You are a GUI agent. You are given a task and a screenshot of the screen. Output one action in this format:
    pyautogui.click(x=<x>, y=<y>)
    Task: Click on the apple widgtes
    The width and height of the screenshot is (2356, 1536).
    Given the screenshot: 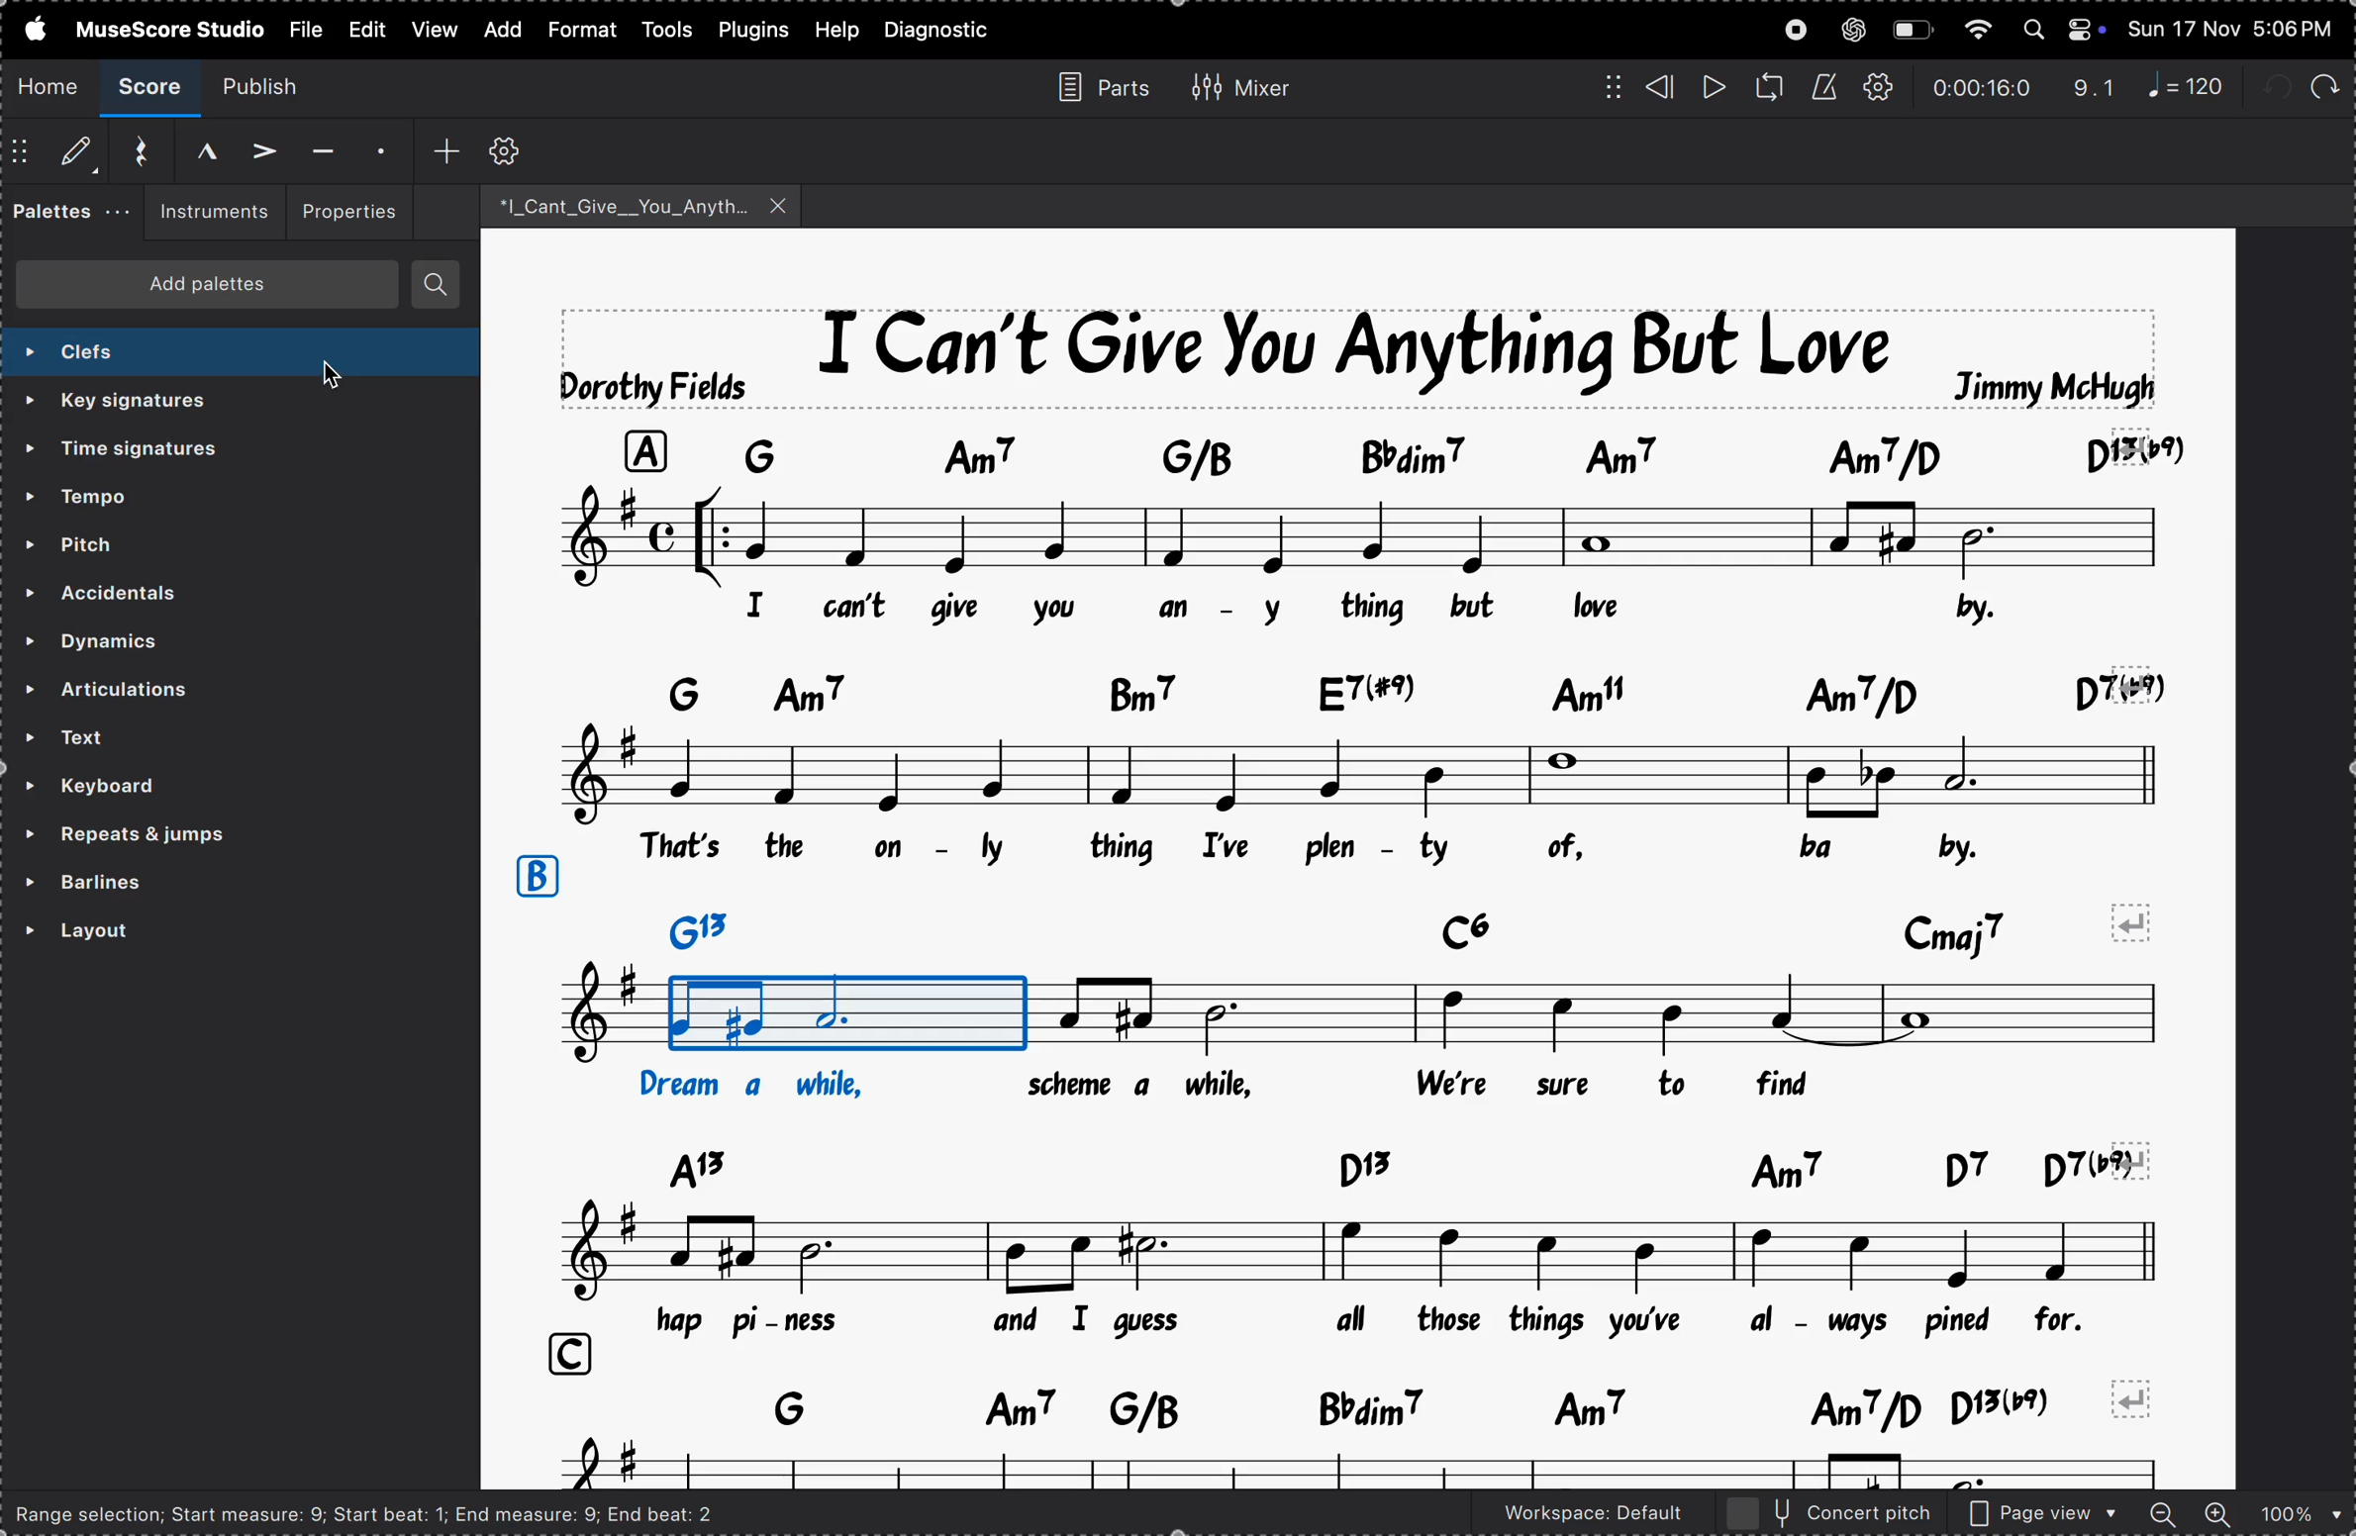 What is the action you would take?
    pyautogui.click(x=2065, y=29)
    